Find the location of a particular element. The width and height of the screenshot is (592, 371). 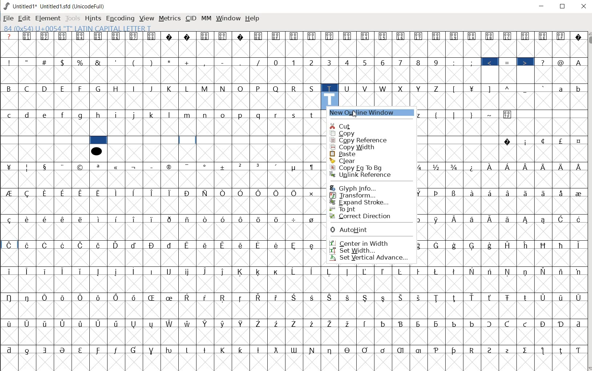

empty spaces is located at coordinates (458, 140).